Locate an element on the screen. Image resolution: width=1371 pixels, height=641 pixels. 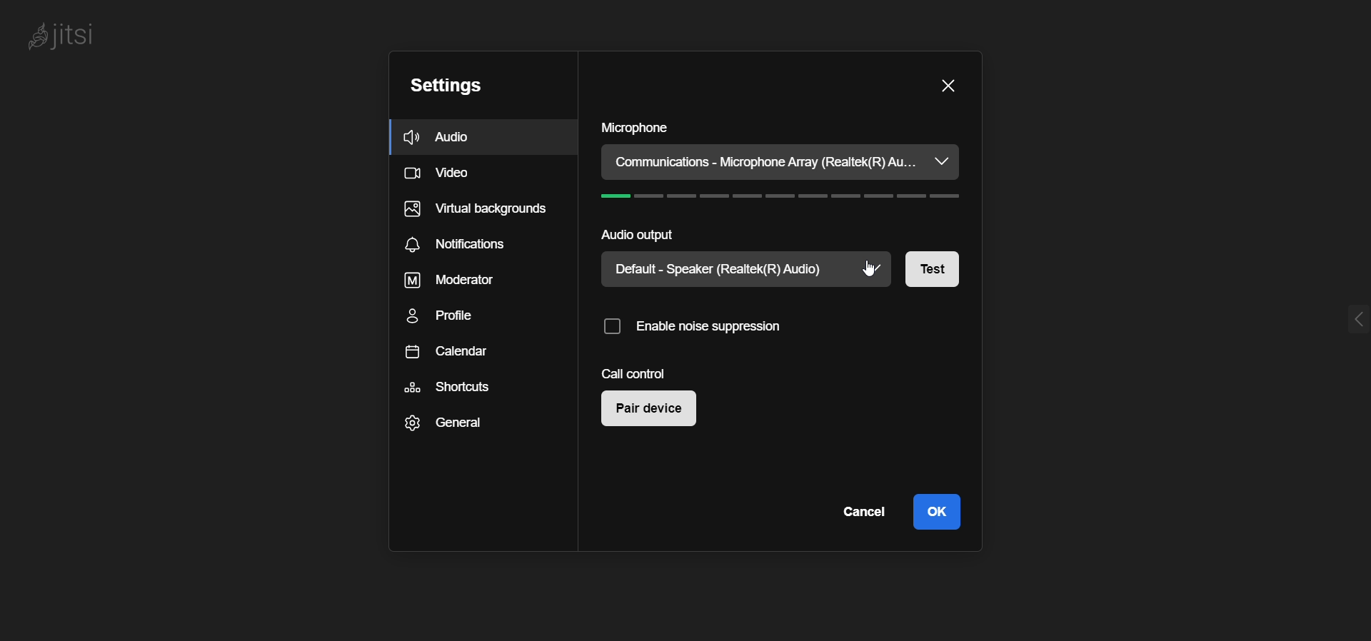
general is located at coordinates (440, 425).